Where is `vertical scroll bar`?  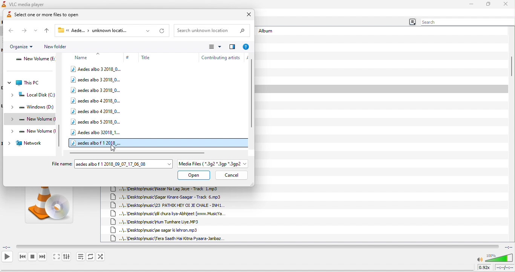
vertical scroll bar is located at coordinates (61, 137).